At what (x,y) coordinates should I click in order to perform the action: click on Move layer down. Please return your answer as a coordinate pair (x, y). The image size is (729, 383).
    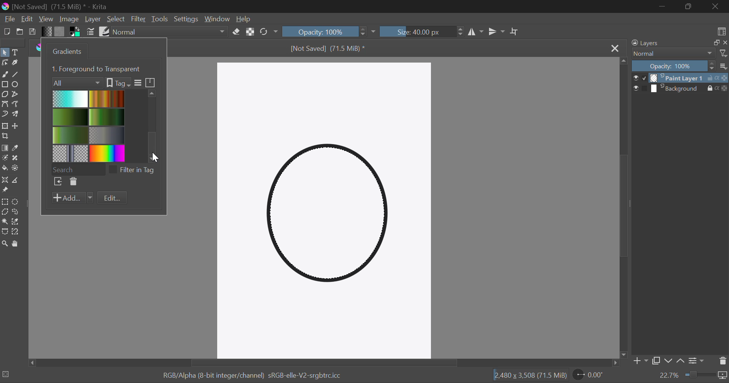
    Looking at the image, I should click on (669, 362).